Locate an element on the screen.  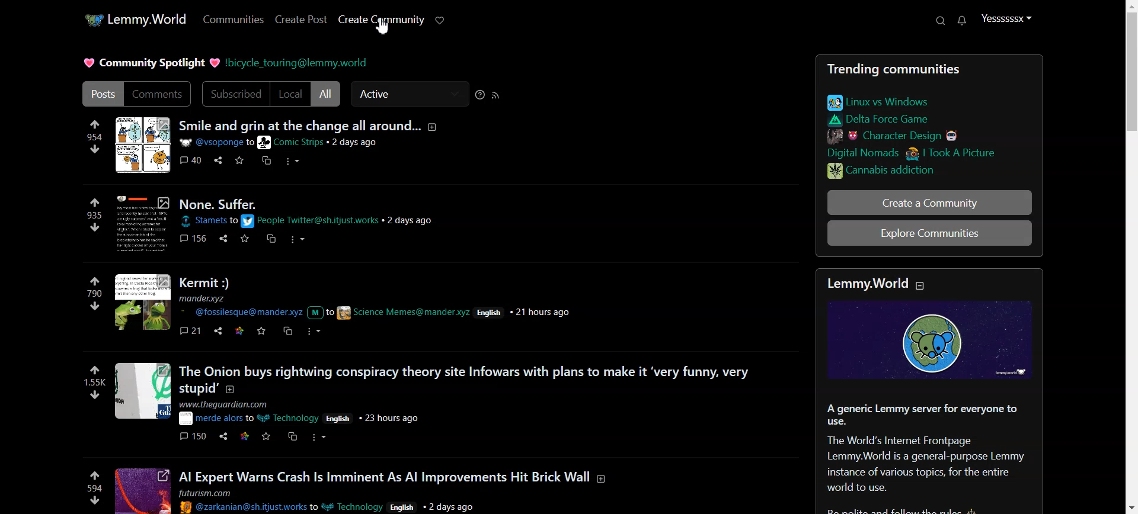
posts is located at coordinates (224, 204).